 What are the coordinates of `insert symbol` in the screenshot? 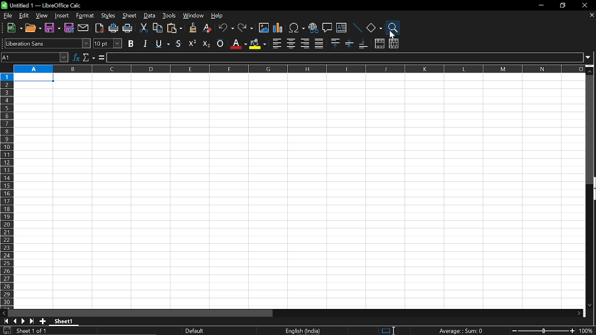 It's located at (297, 28).